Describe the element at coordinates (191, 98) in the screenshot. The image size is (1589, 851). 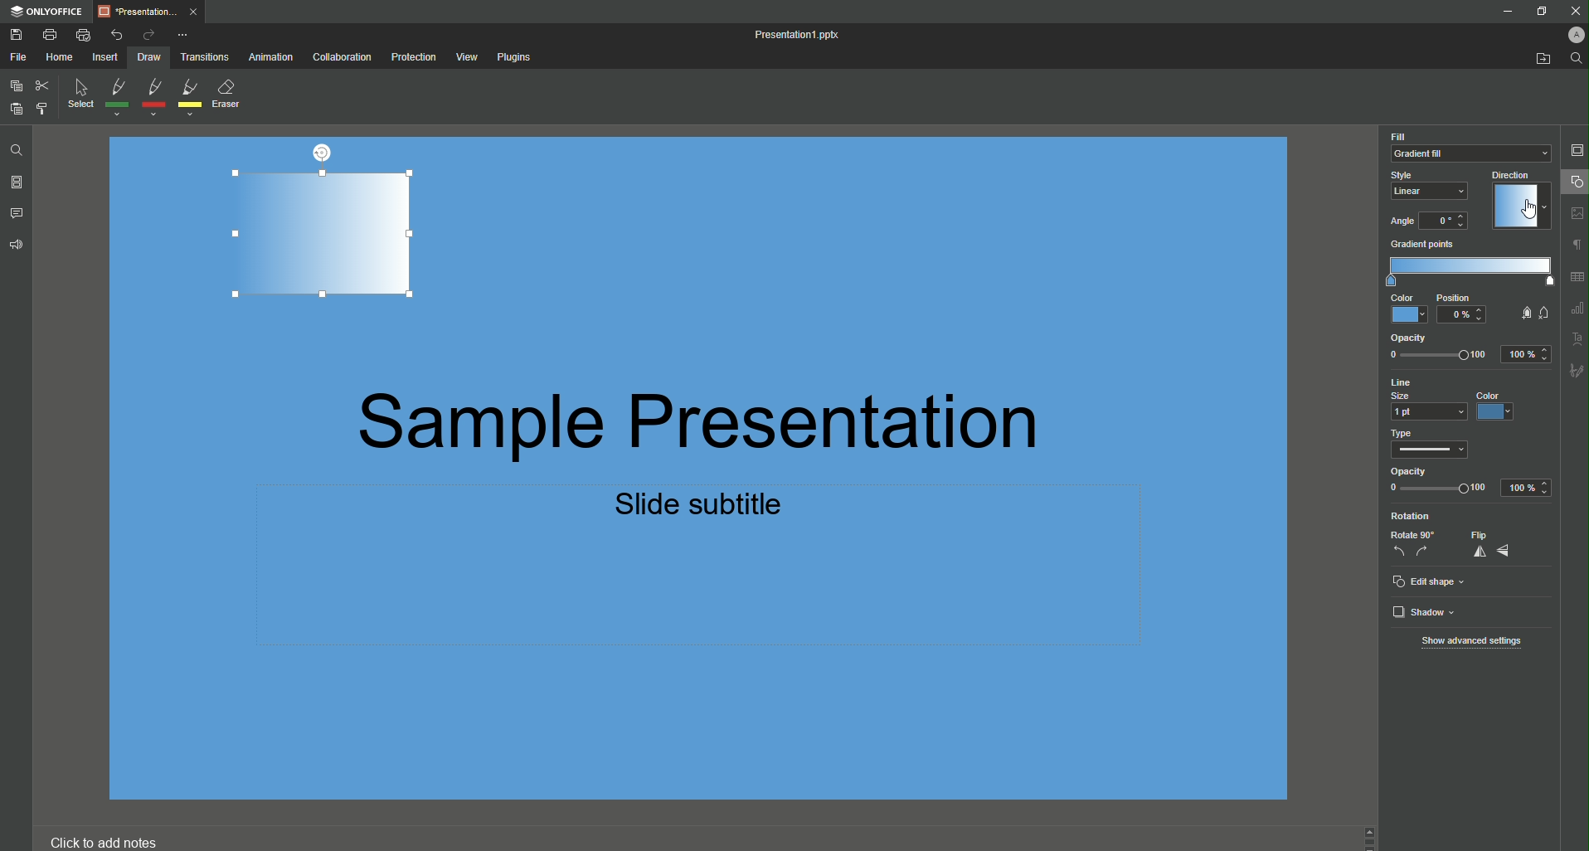
I see `Yellow` at that location.